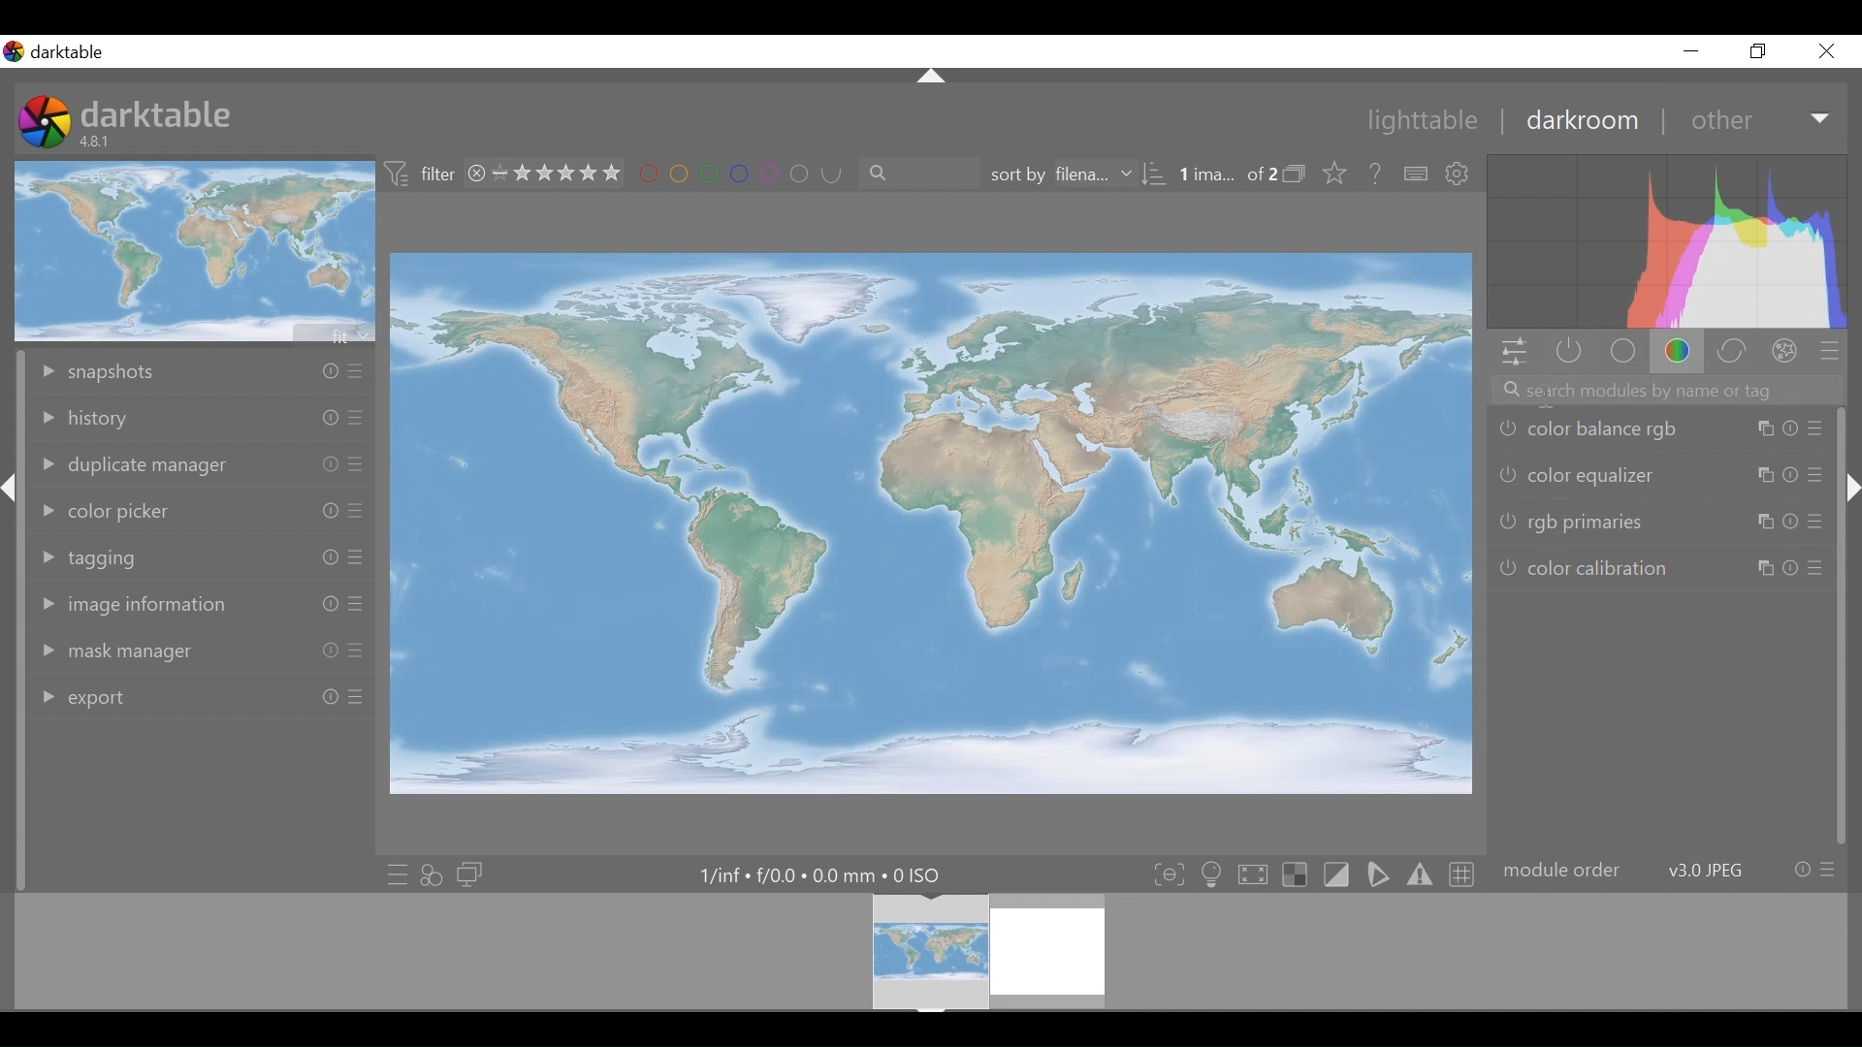 The width and height of the screenshot is (1862, 1047). What do you see at coordinates (202, 556) in the screenshot?
I see `tagging` at bounding box center [202, 556].